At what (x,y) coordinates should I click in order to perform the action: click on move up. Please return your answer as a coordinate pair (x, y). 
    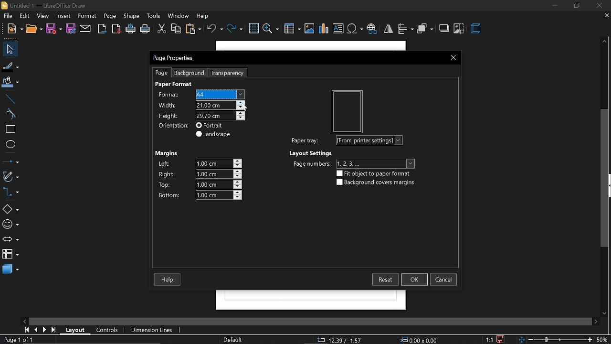
    Looking at the image, I should click on (604, 41).